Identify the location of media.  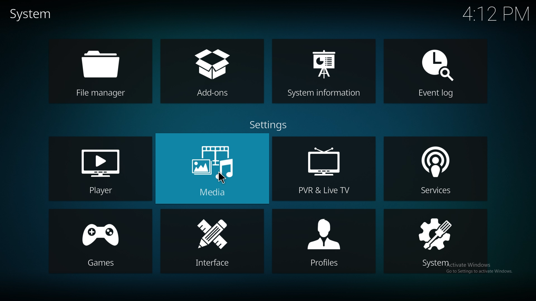
(212, 169).